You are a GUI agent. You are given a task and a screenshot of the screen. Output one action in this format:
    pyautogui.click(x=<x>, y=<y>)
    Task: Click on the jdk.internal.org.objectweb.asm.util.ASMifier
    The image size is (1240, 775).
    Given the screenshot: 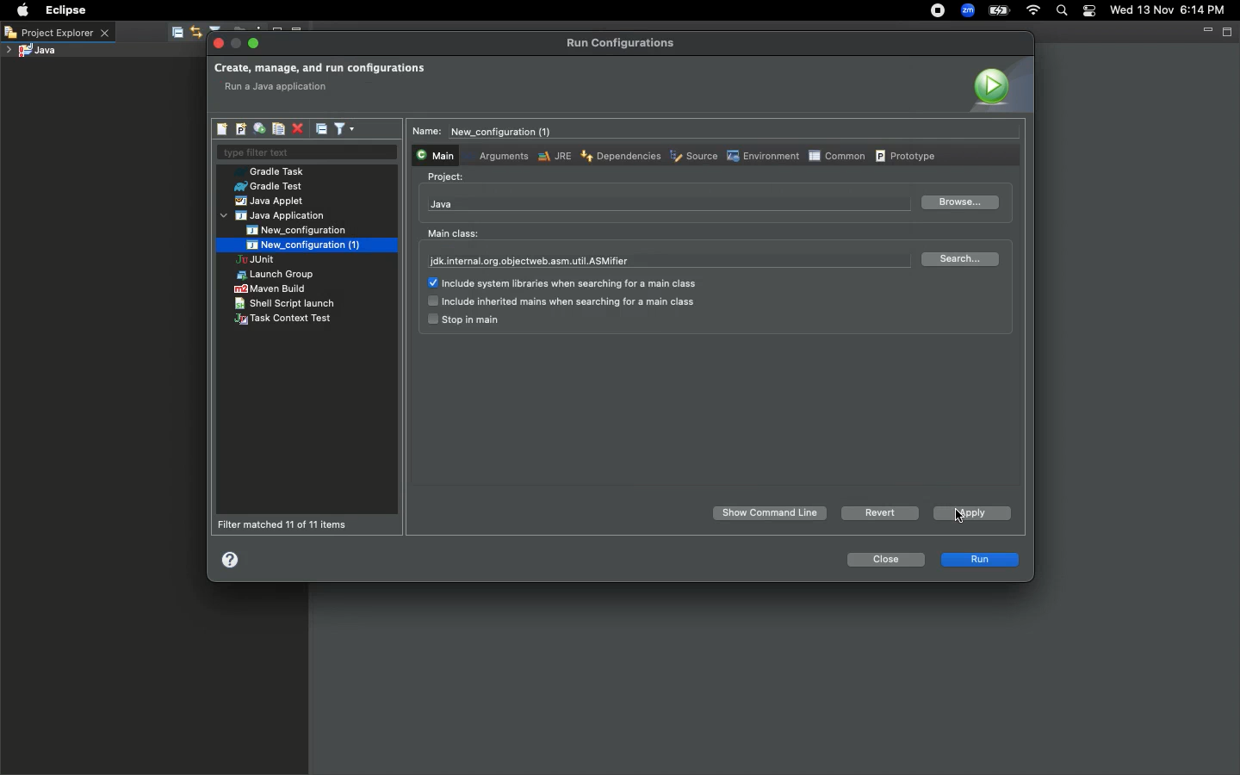 What is the action you would take?
    pyautogui.click(x=531, y=262)
    